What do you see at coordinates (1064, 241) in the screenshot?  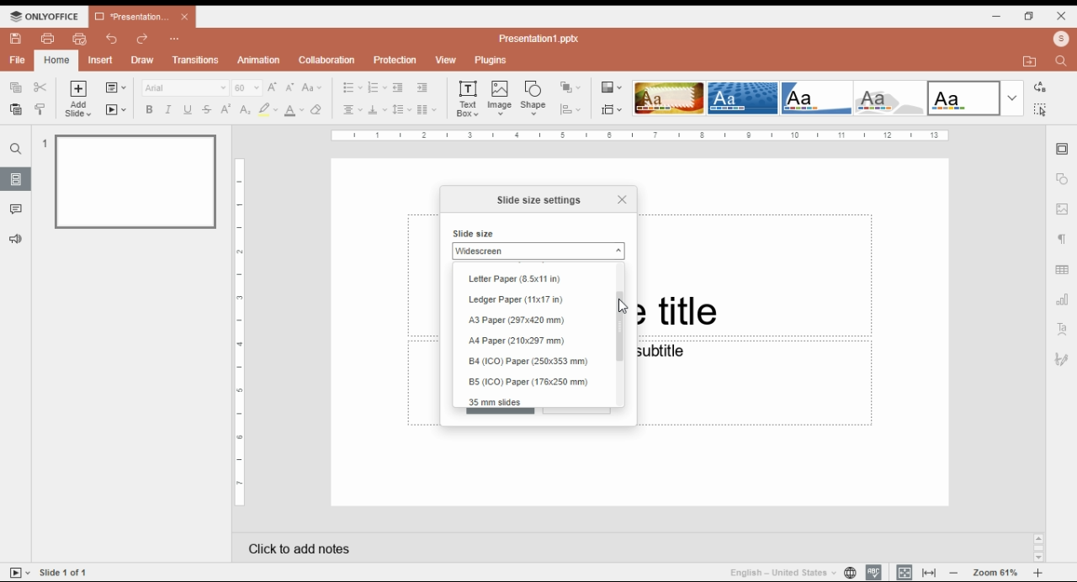 I see `paragraph settings` at bounding box center [1064, 241].